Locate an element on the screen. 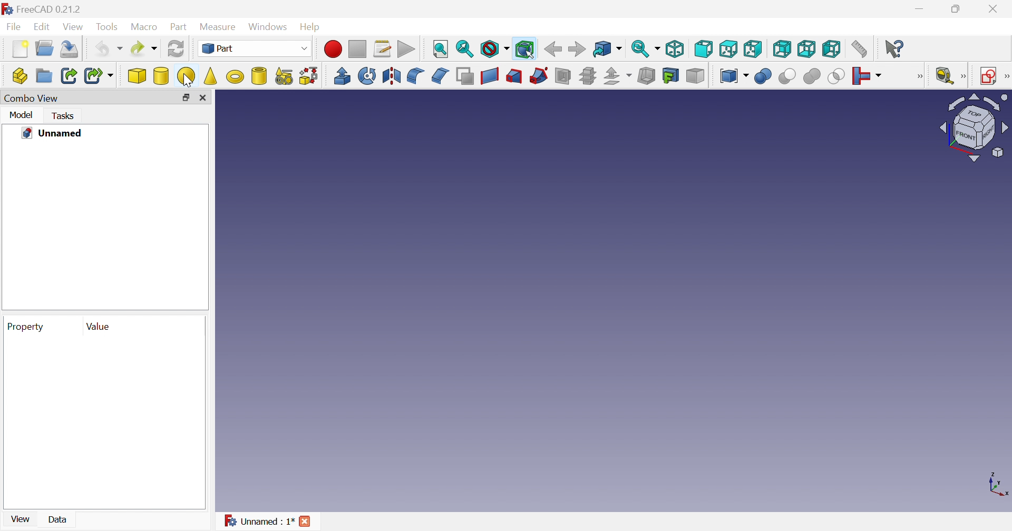  Undo is located at coordinates (109, 49).